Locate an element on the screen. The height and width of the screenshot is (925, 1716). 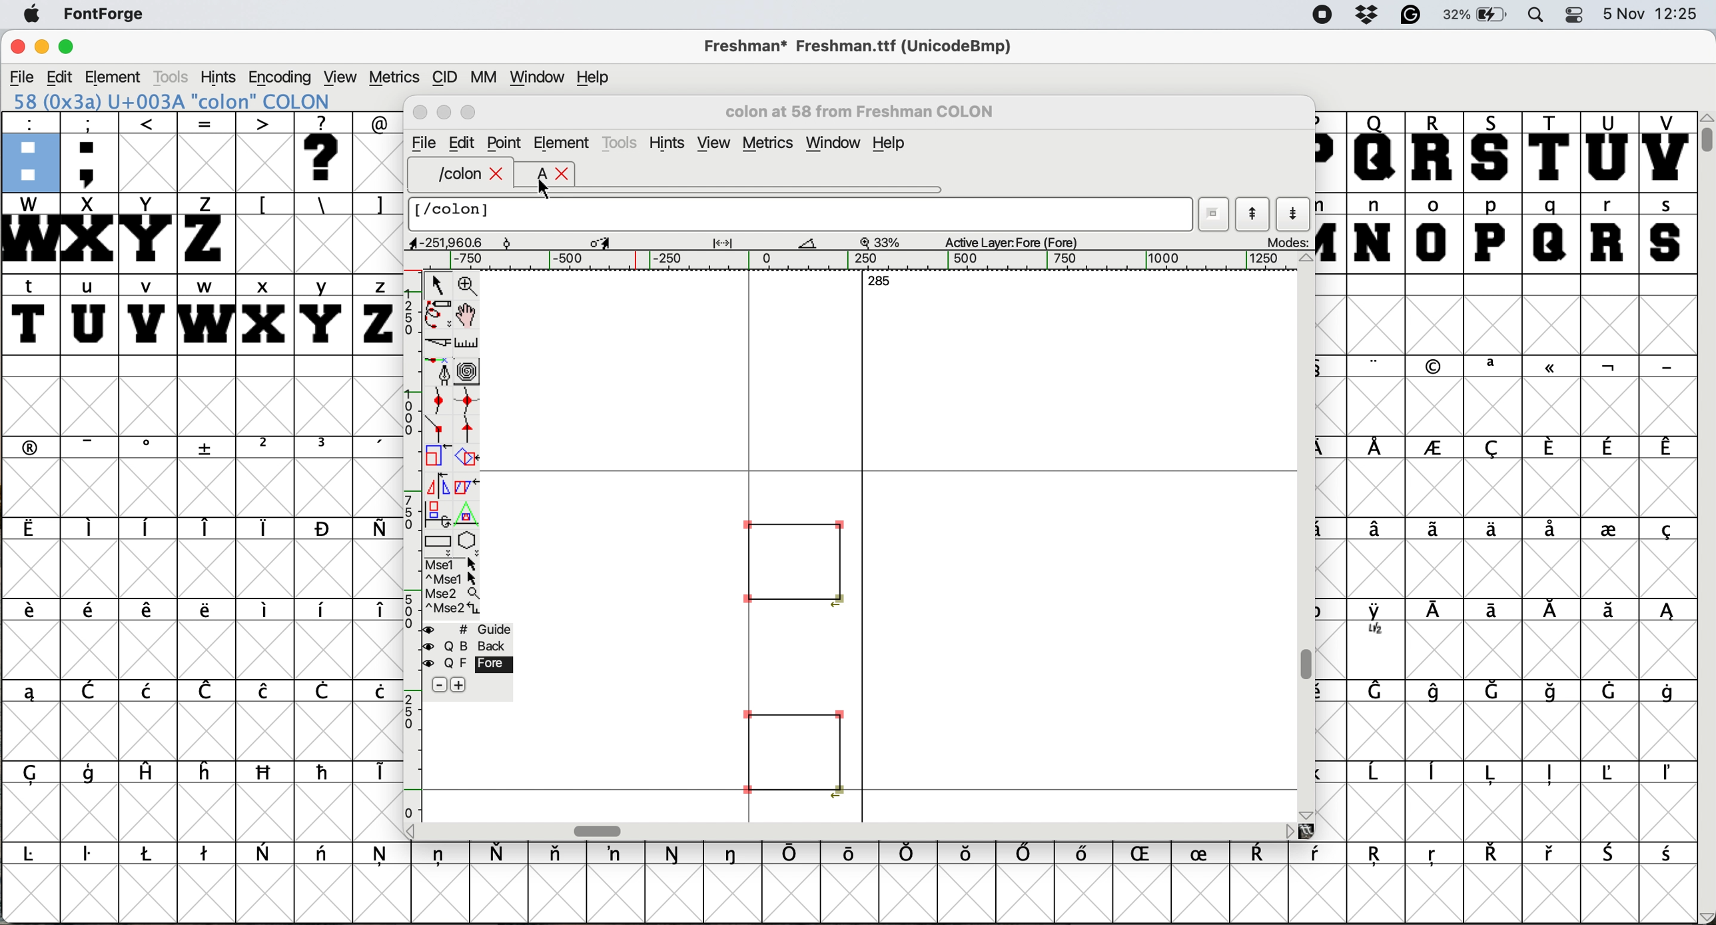
encoding is located at coordinates (280, 77).